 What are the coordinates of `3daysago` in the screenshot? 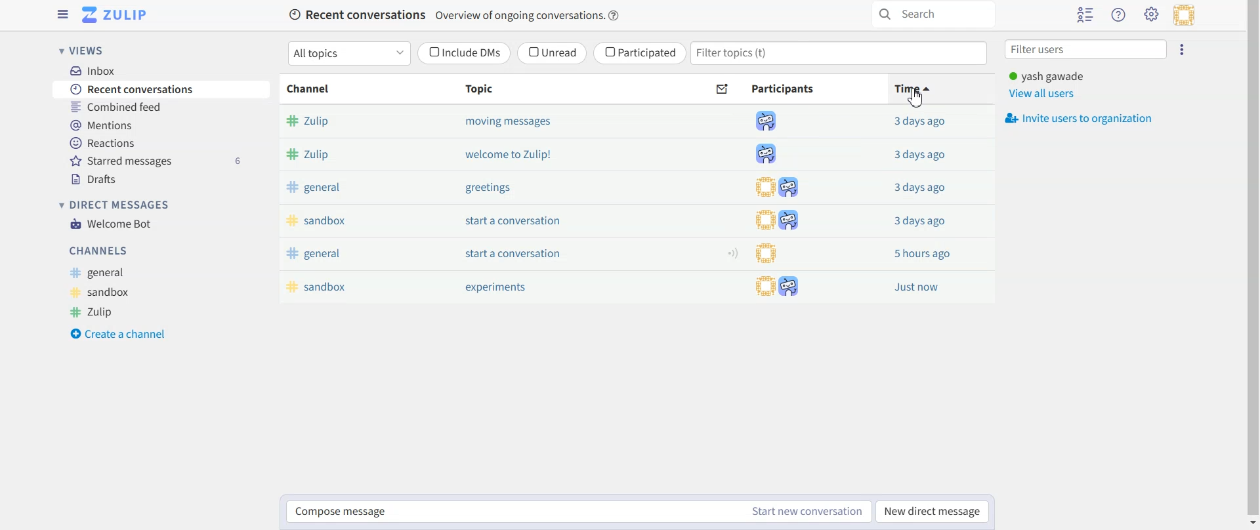 It's located at (920, 220).